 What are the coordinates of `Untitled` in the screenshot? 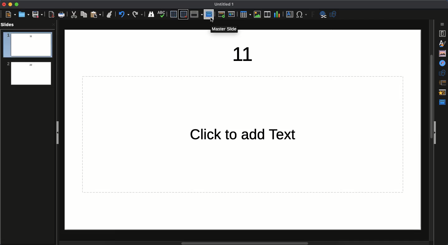 It's located at (224, 4).